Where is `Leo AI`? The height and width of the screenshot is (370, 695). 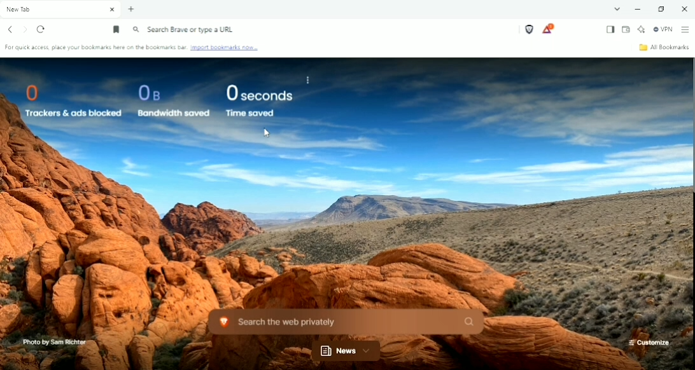 Leo AI is located at coordinates (642, 29).